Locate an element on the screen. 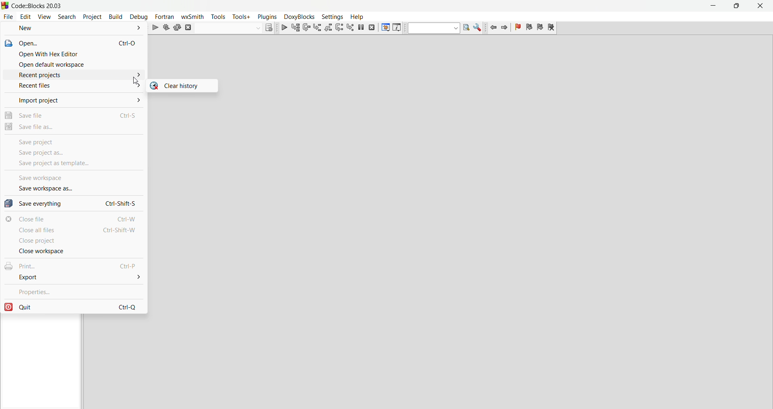 The width and height of the screenshot is (773, 409). stop debugger is located at coordinates (372, 28).